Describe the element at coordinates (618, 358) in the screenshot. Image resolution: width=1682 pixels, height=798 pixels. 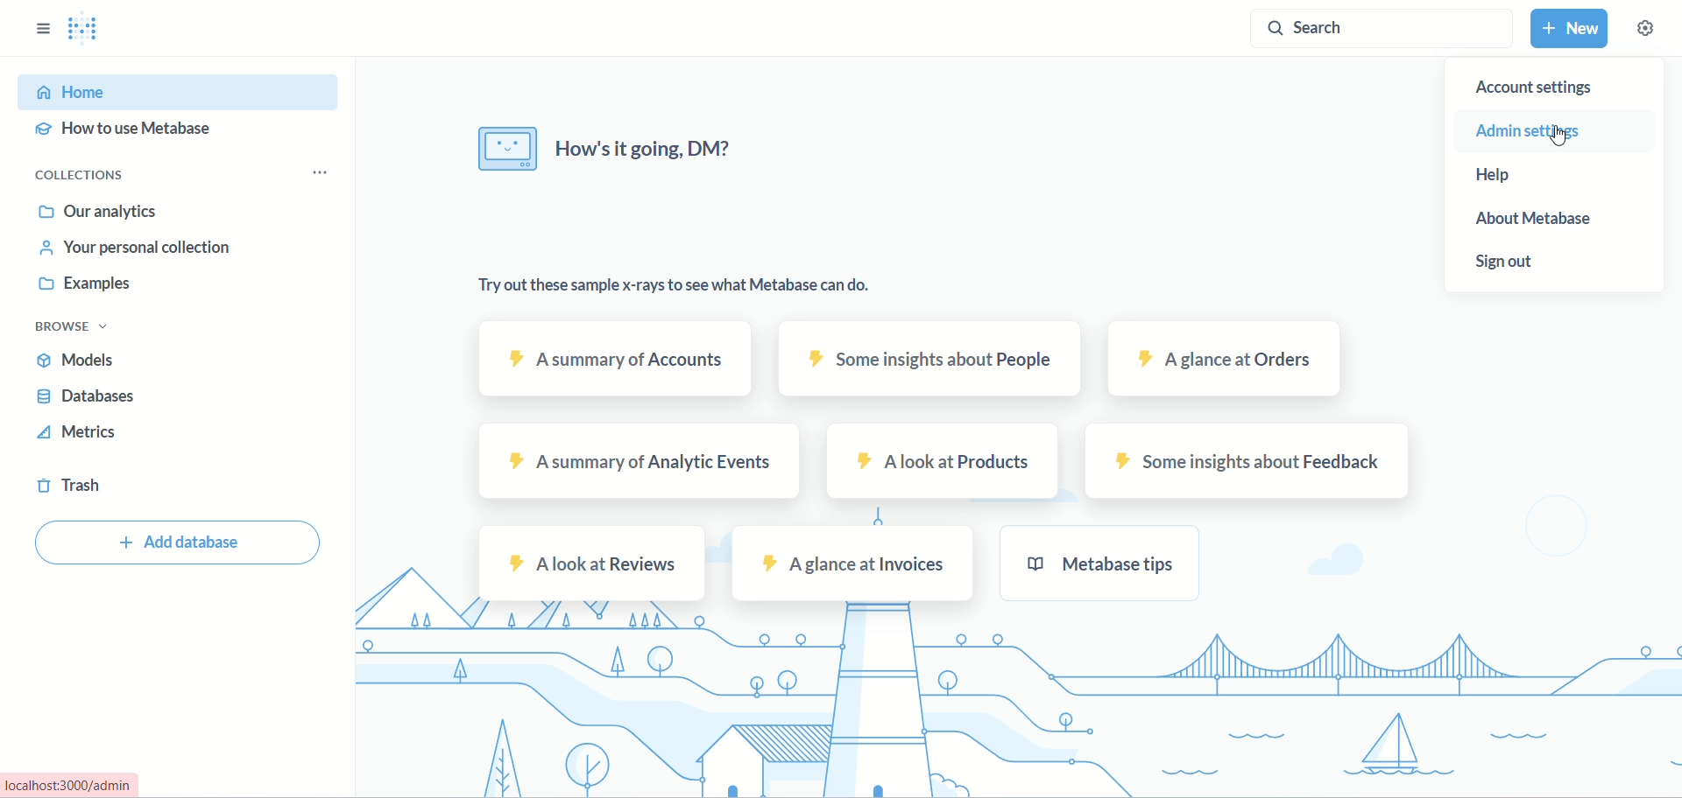
I see `account` at that location.